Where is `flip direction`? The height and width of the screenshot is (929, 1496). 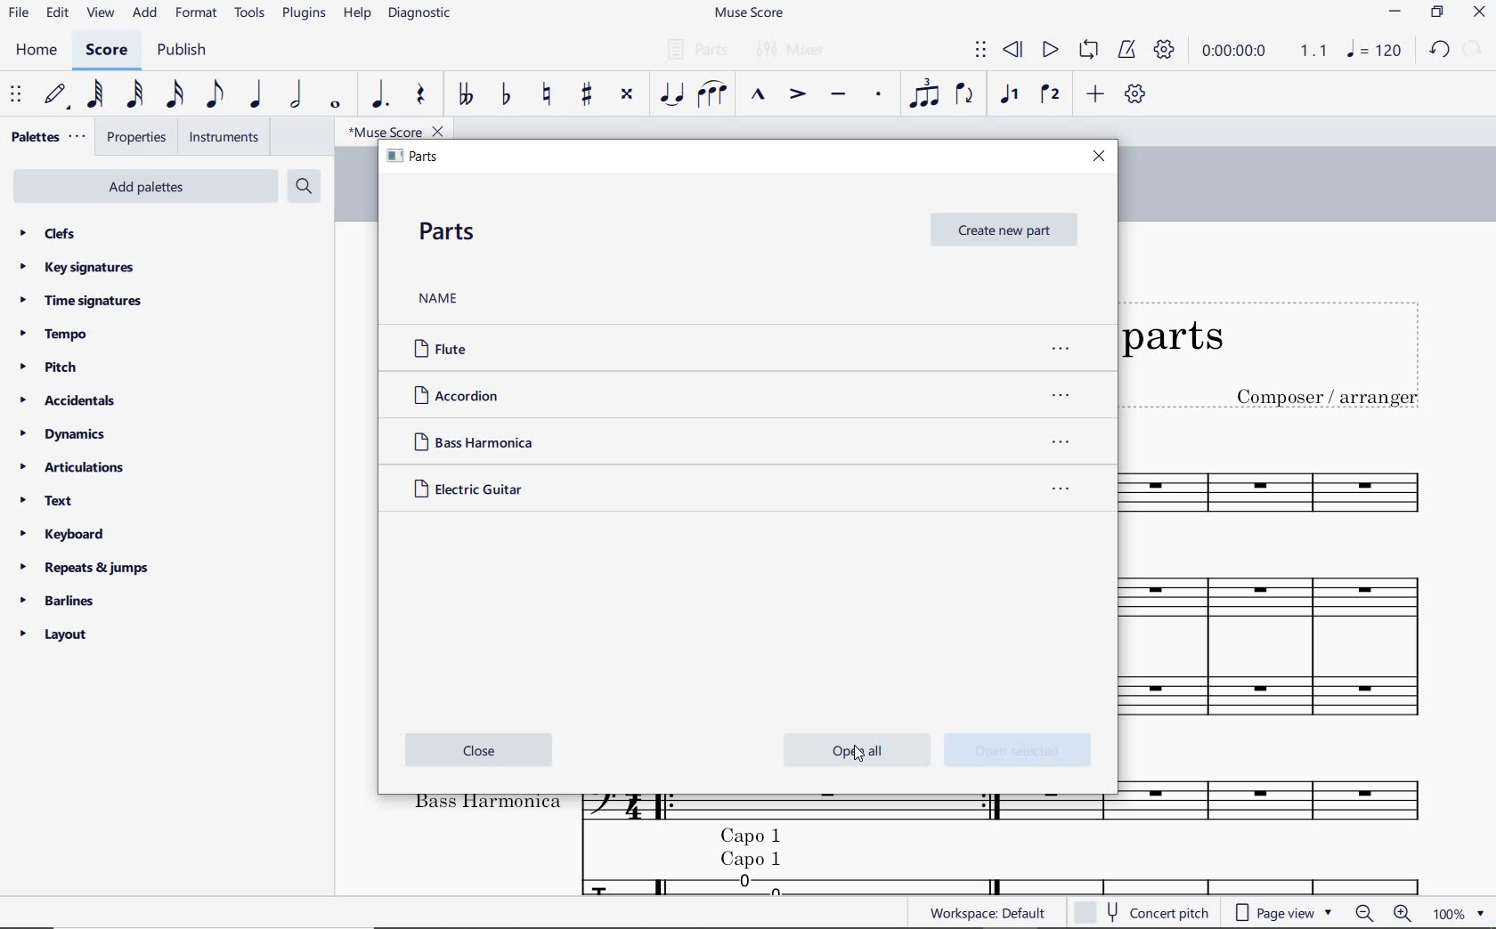 flip direction is located at coordinates (966, 98).